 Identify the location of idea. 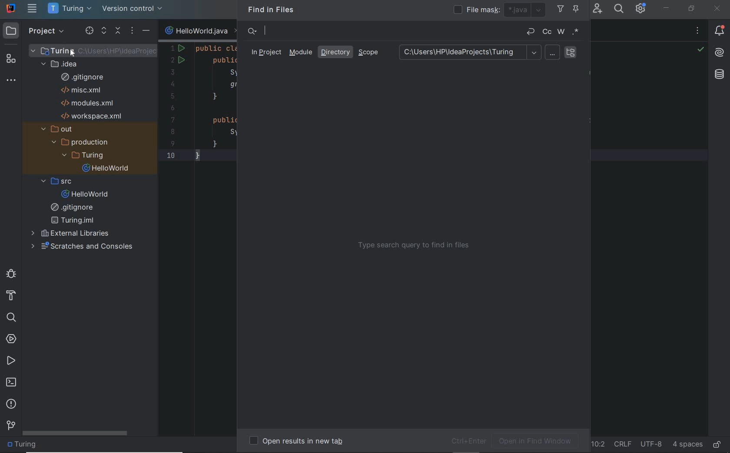
(62, 63).